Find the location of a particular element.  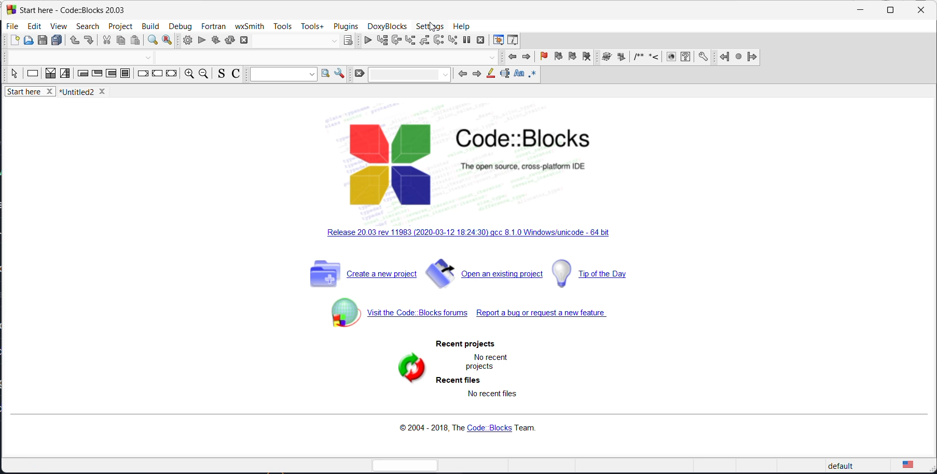

DoxyBlocks is located at coordinates (386, 26).